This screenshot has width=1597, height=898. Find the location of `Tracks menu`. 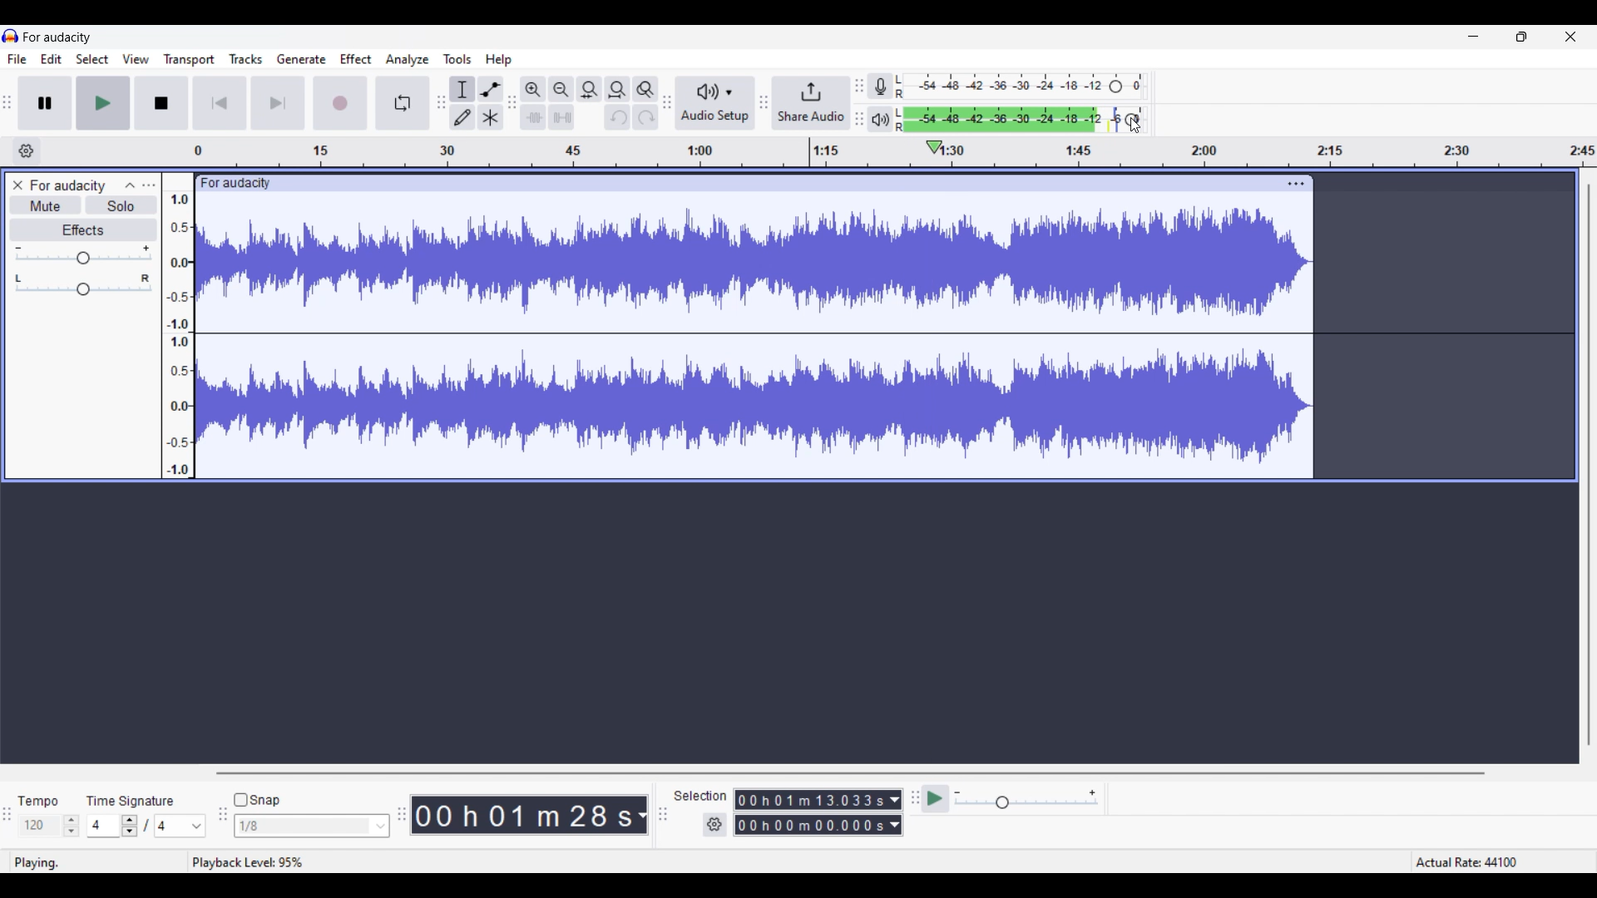

Tracks menu is located at coordinates (246, 58).